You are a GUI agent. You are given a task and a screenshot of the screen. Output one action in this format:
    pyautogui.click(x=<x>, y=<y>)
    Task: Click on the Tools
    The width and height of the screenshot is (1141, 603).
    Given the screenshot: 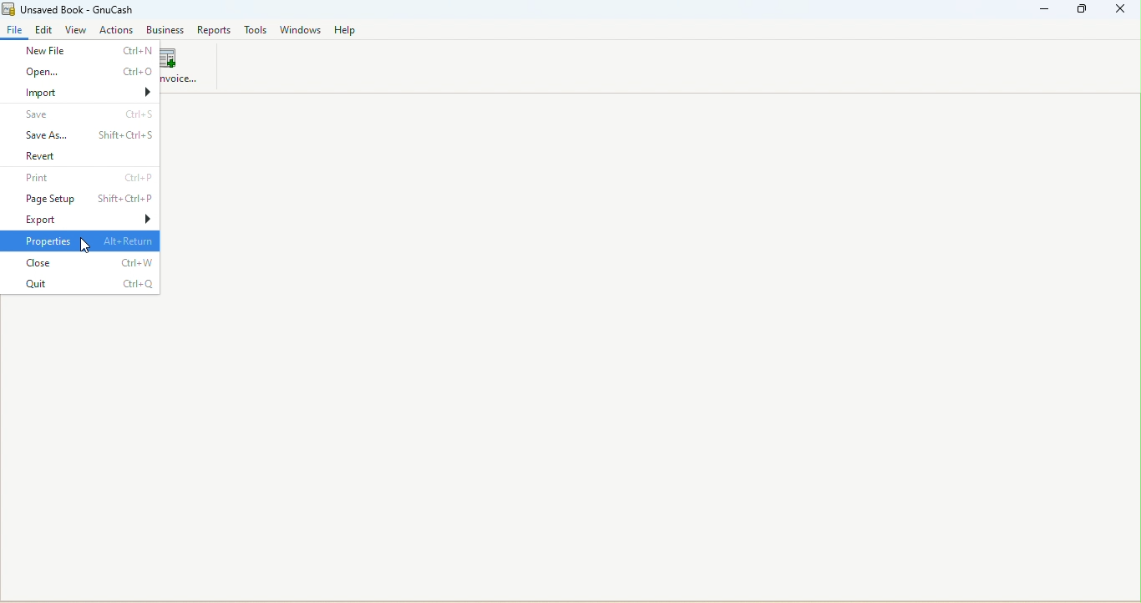 What is the action you would take?
    pyautogui.click(x=254, y=30)
    